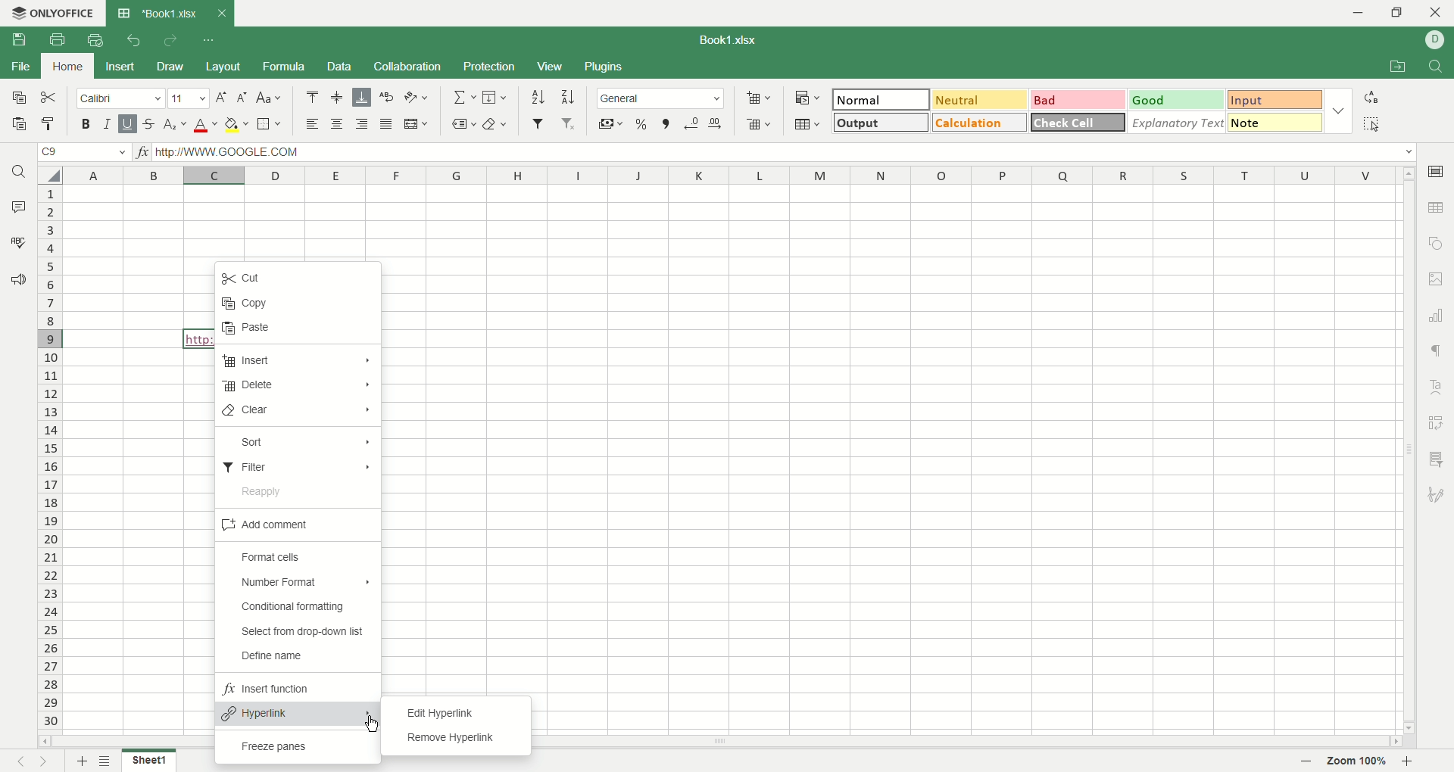 The width and height of the screenshot is (1454, 772). I want to click on align left, so click(310, 124).